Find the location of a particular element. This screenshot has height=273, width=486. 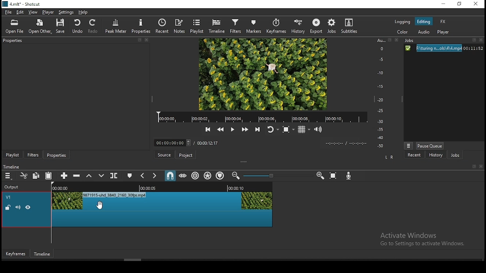

keyframes is located at coordinates (16, 254).